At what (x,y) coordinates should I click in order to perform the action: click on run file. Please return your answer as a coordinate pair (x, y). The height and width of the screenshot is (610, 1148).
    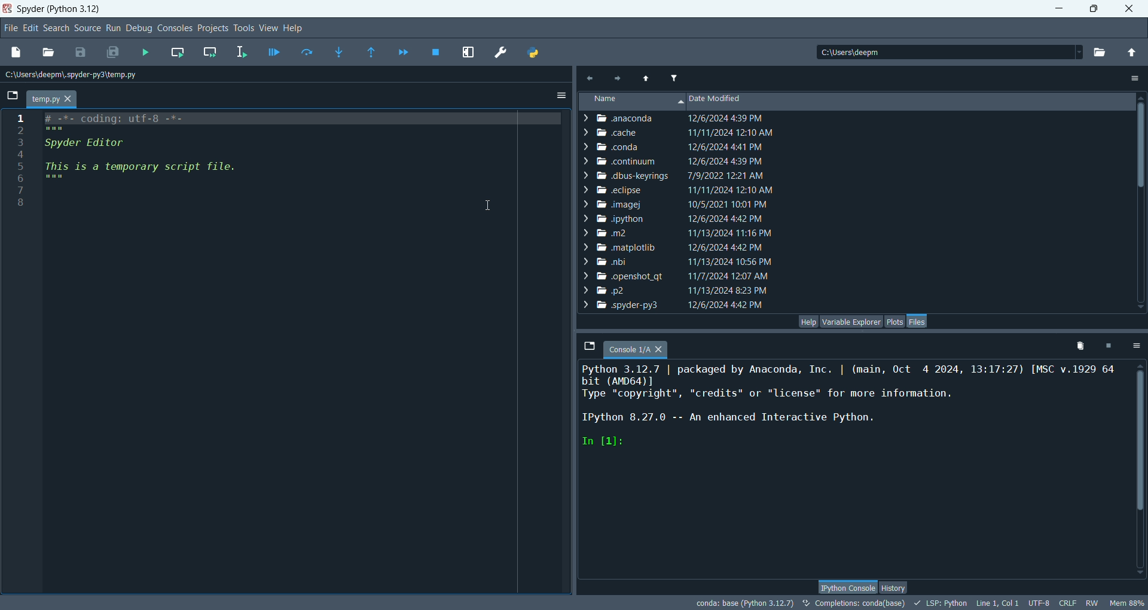
    Looking at the image, I should click on (146, 51).